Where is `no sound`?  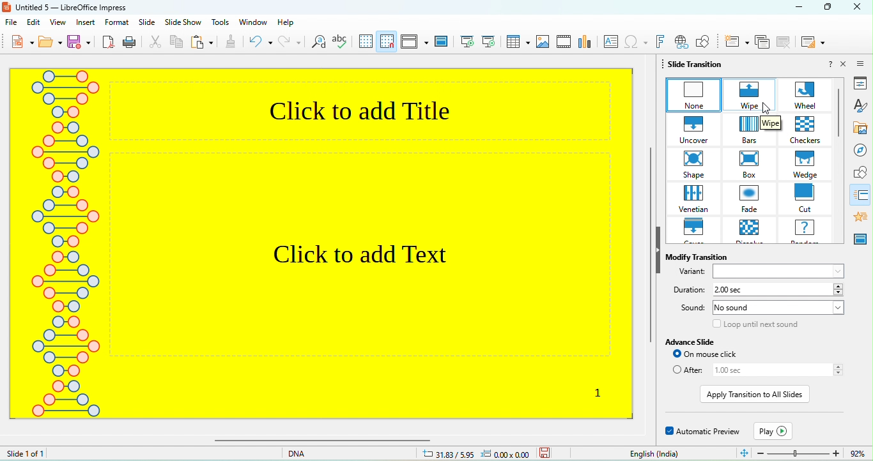
no sound is located at coordinates (778, 308).